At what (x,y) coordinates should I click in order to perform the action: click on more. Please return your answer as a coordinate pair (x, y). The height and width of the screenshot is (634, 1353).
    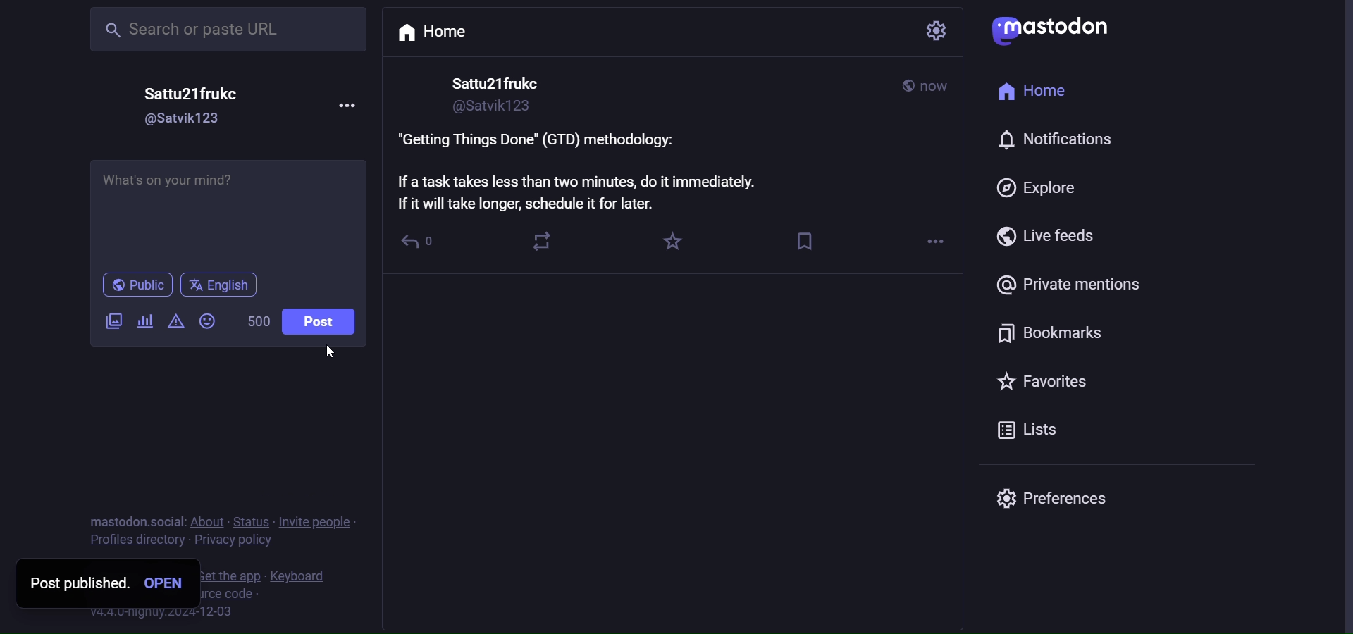
    Looking at the image, I should click on (355, 105).